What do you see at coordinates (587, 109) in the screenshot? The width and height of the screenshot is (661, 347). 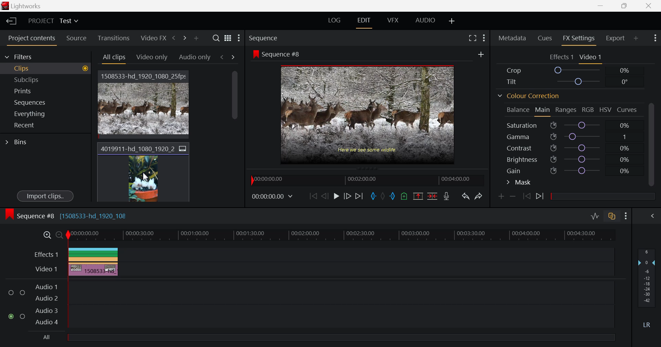 I see `RGB` at bounding box center [587, 109].